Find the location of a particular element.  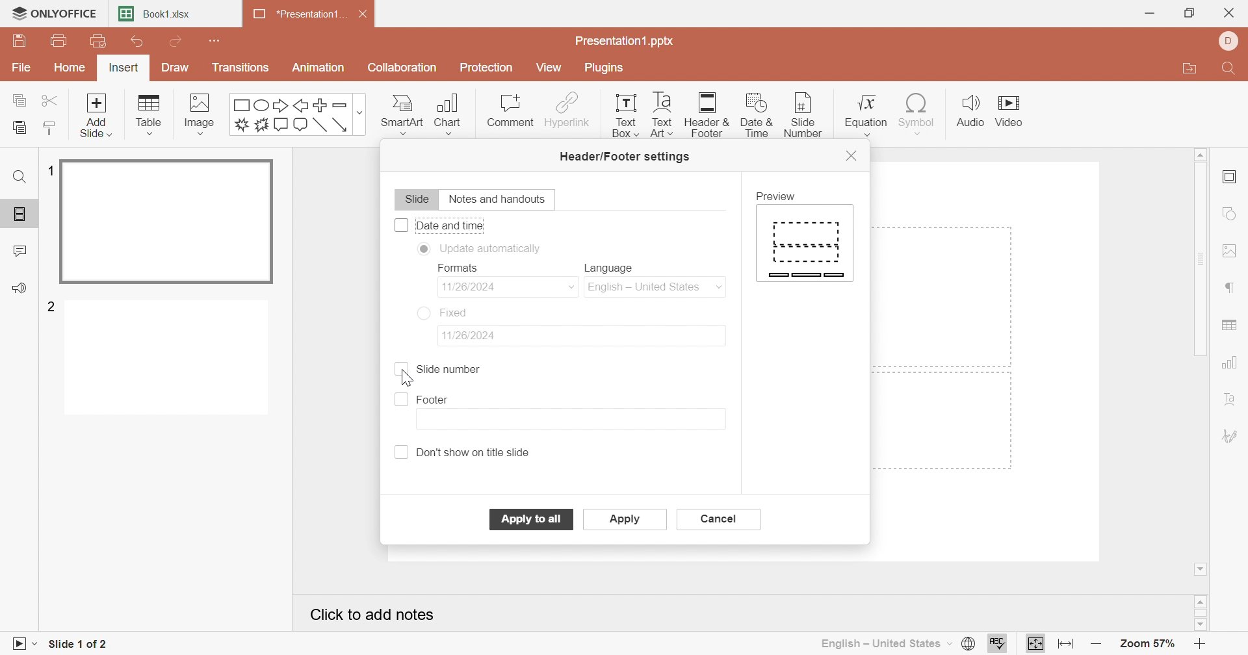

DELL is located at coordinates (1231, 42).